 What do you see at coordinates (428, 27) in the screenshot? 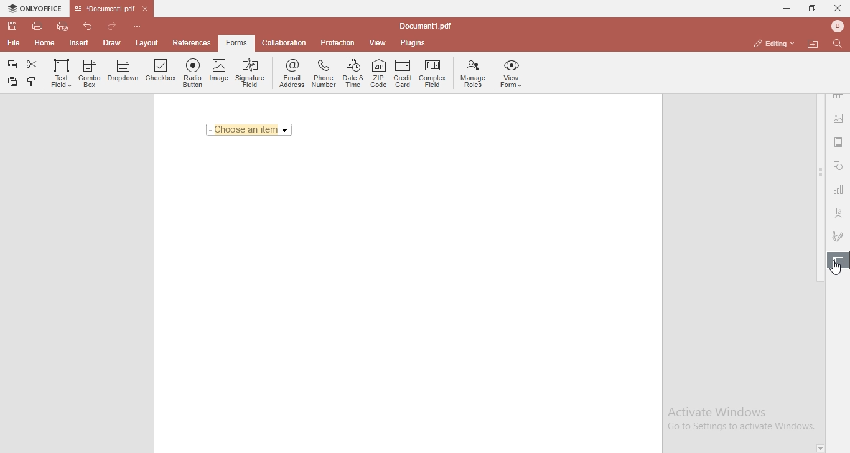
I see `file name` at bounding box center [428, 27].